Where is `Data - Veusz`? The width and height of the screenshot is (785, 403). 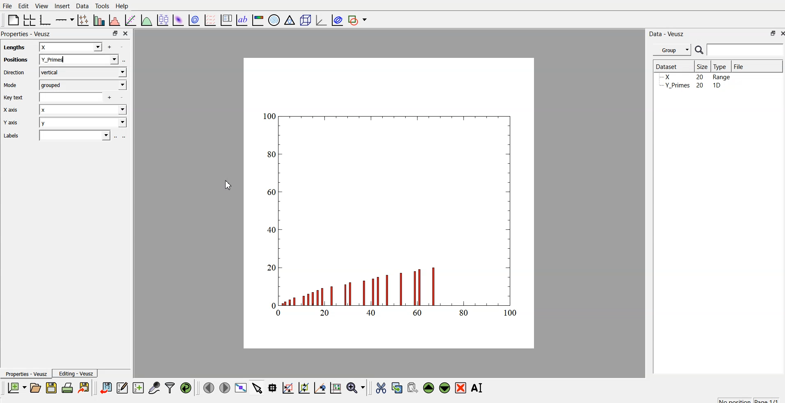 Data - Veusz is located at coordinates (668, 32).